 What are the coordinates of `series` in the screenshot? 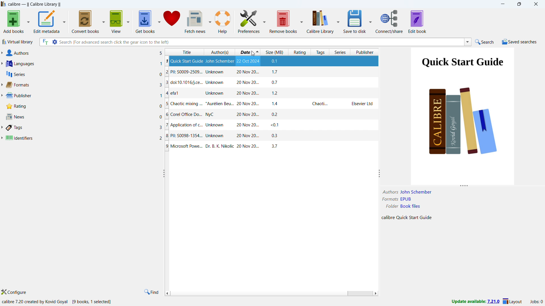 It's located at (84, 74).